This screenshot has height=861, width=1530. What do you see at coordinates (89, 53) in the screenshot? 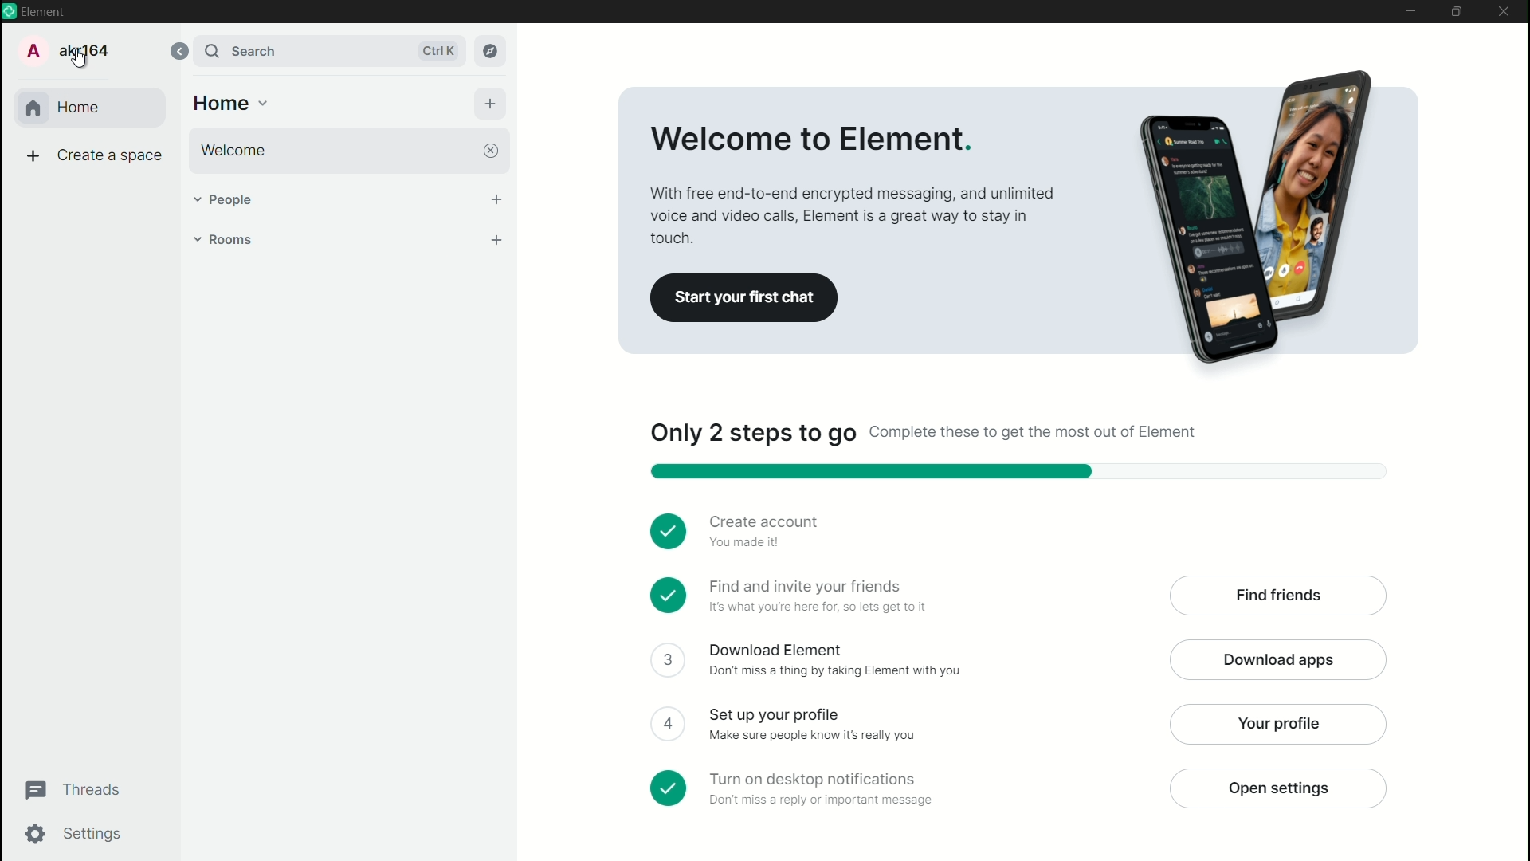
I see `Akr164` at bounding box center [89, 53].